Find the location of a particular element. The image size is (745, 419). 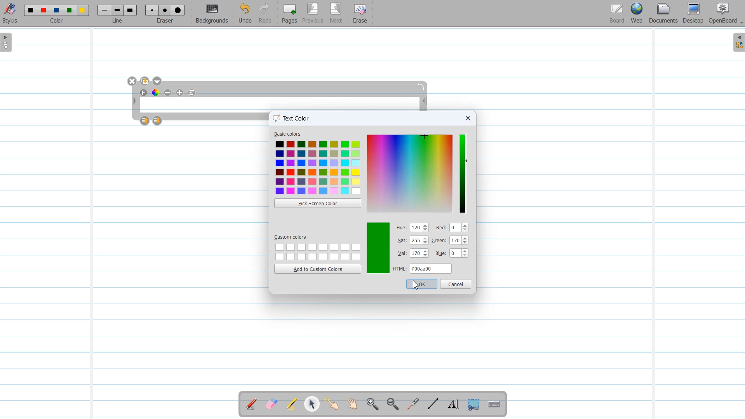

Select and modify Object is located at coordinates (312, 404).